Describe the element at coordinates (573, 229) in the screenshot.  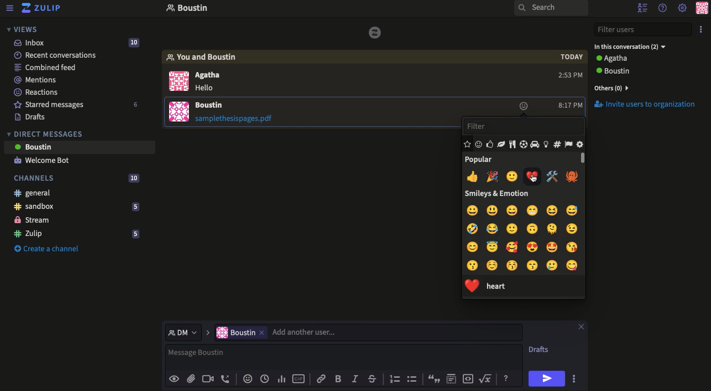
I see `wink` at that location.